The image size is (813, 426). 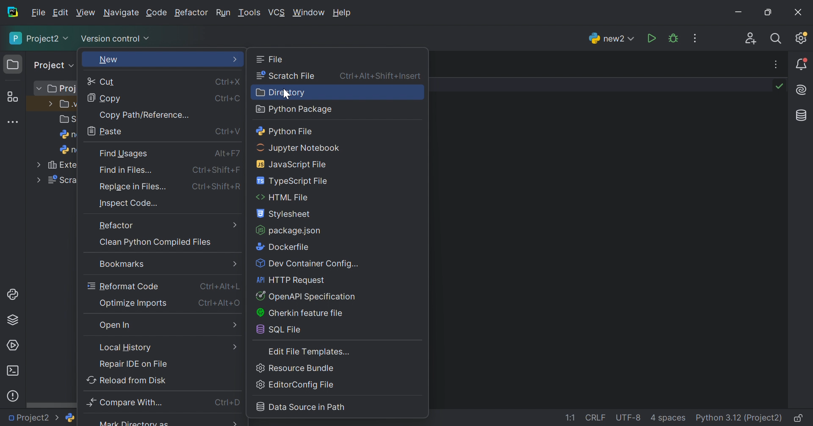 I want to click on Alt+F7, so click(x=229, y=154).